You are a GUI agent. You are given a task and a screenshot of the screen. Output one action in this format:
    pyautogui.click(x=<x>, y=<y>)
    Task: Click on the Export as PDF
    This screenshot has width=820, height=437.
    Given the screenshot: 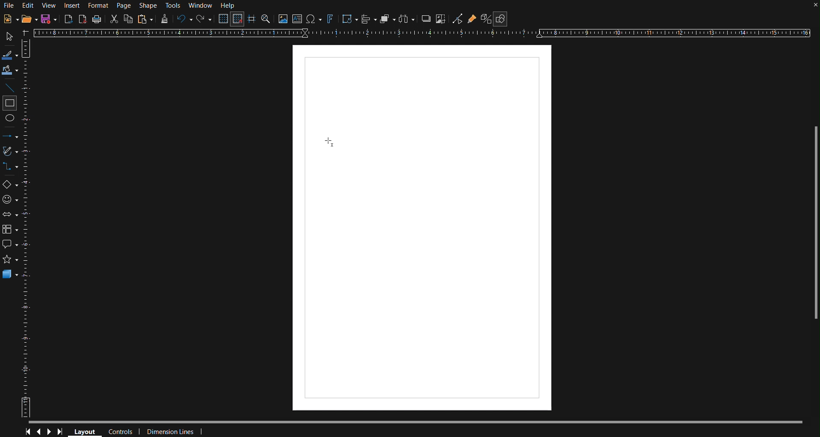 What is the action you would take?
    pyautogui.click(x=83, y=19)
    